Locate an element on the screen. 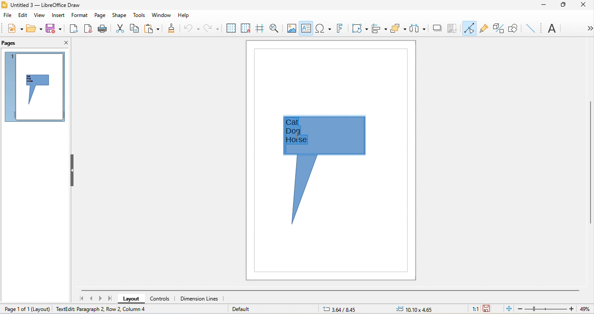 The image size is (594, 314). crop image is located at coordinates (453, 29).